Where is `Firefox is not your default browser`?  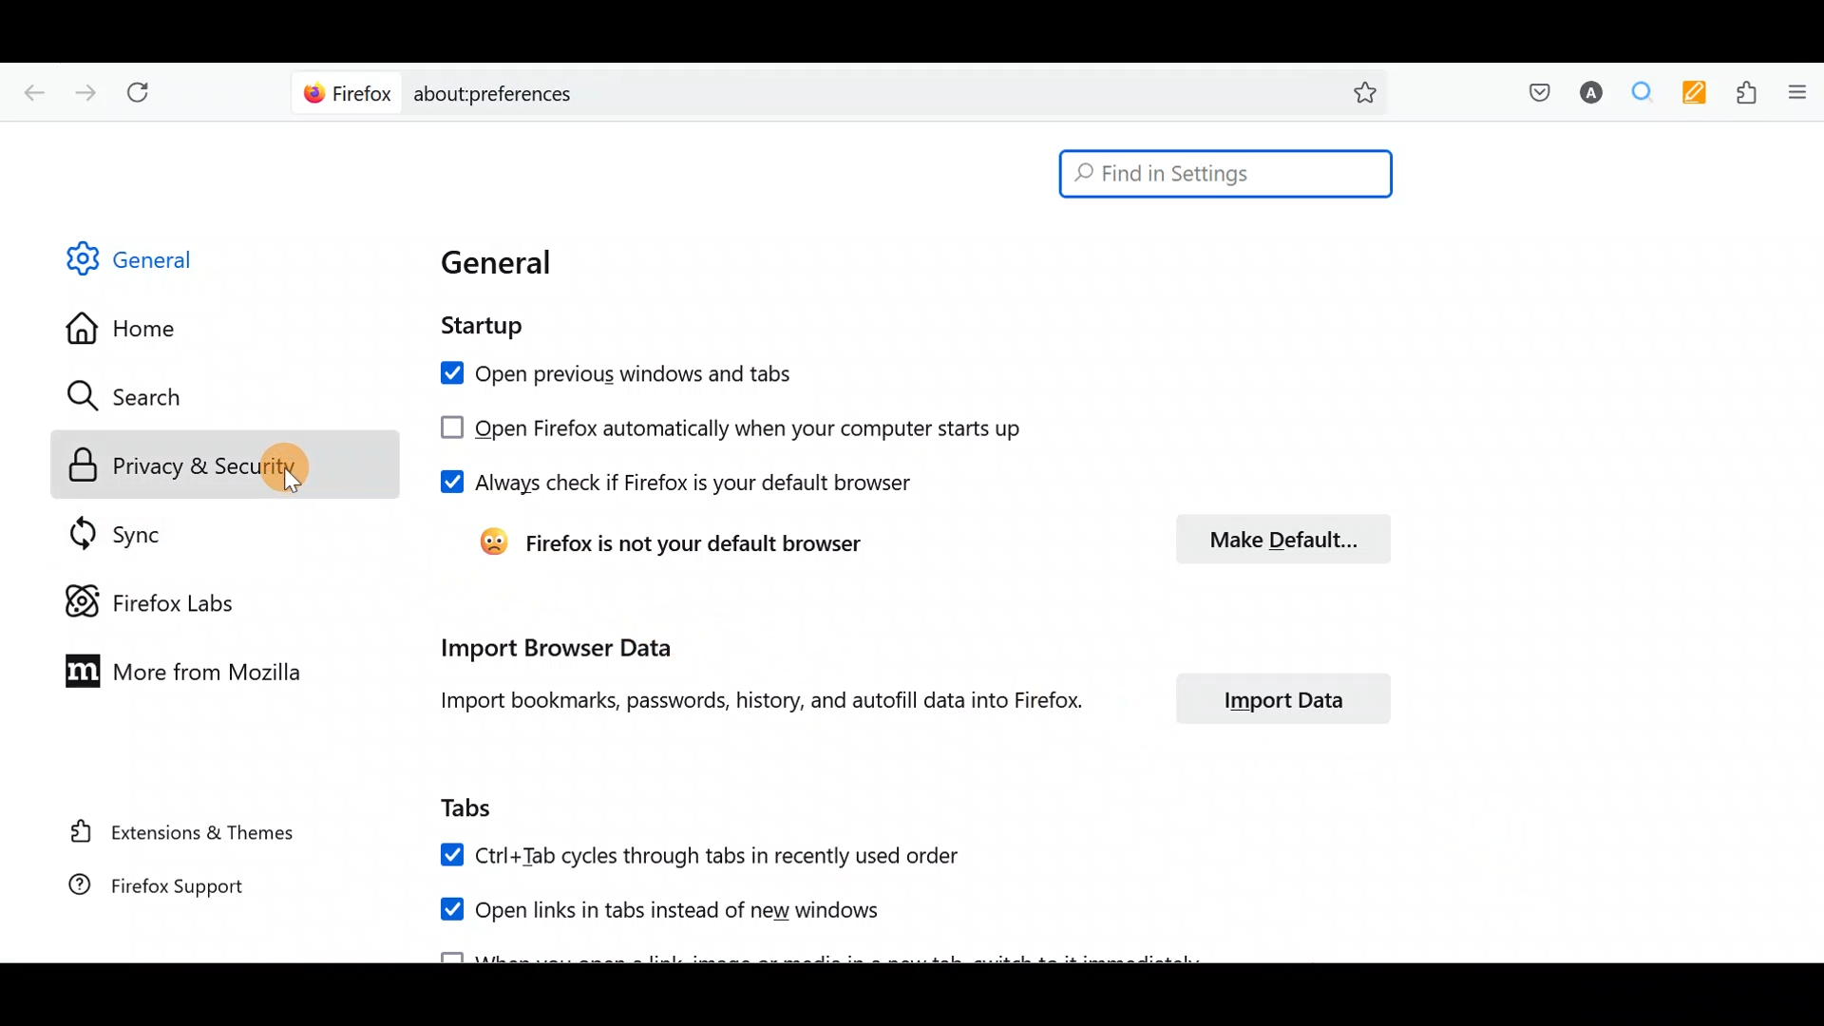 Firefox is not your default browser is located at coordinates (665, 546).